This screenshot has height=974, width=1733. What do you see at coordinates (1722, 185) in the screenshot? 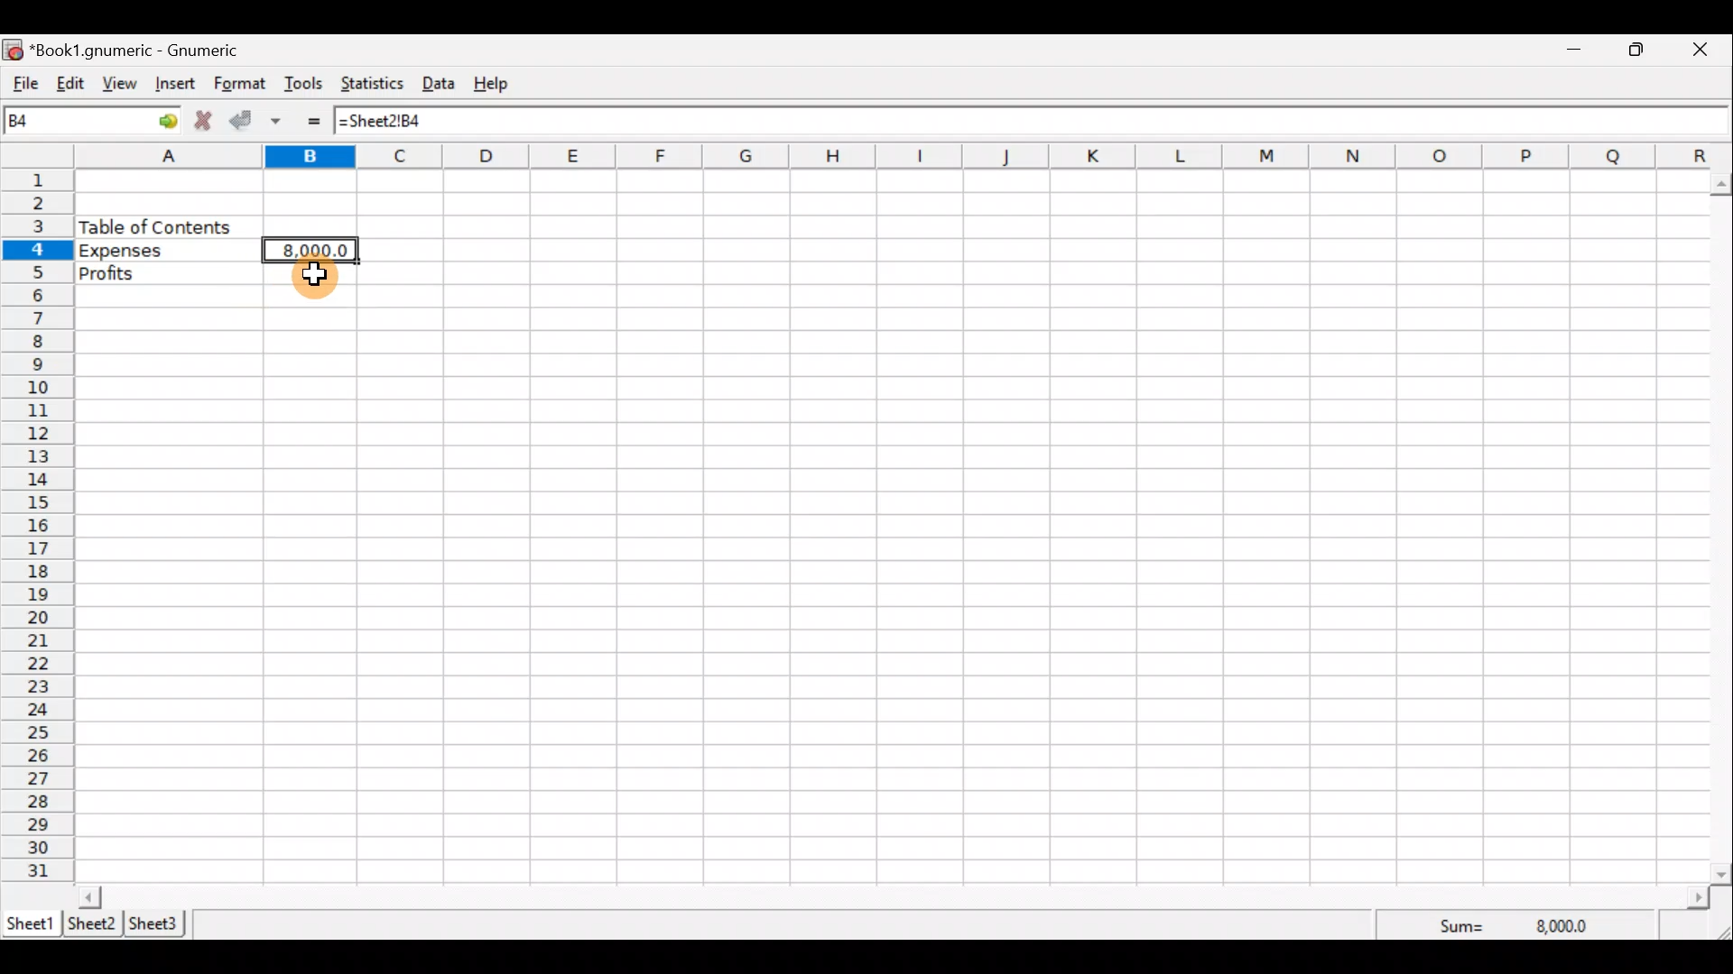
I see `scroll up` at bounding box center [1722, 185].